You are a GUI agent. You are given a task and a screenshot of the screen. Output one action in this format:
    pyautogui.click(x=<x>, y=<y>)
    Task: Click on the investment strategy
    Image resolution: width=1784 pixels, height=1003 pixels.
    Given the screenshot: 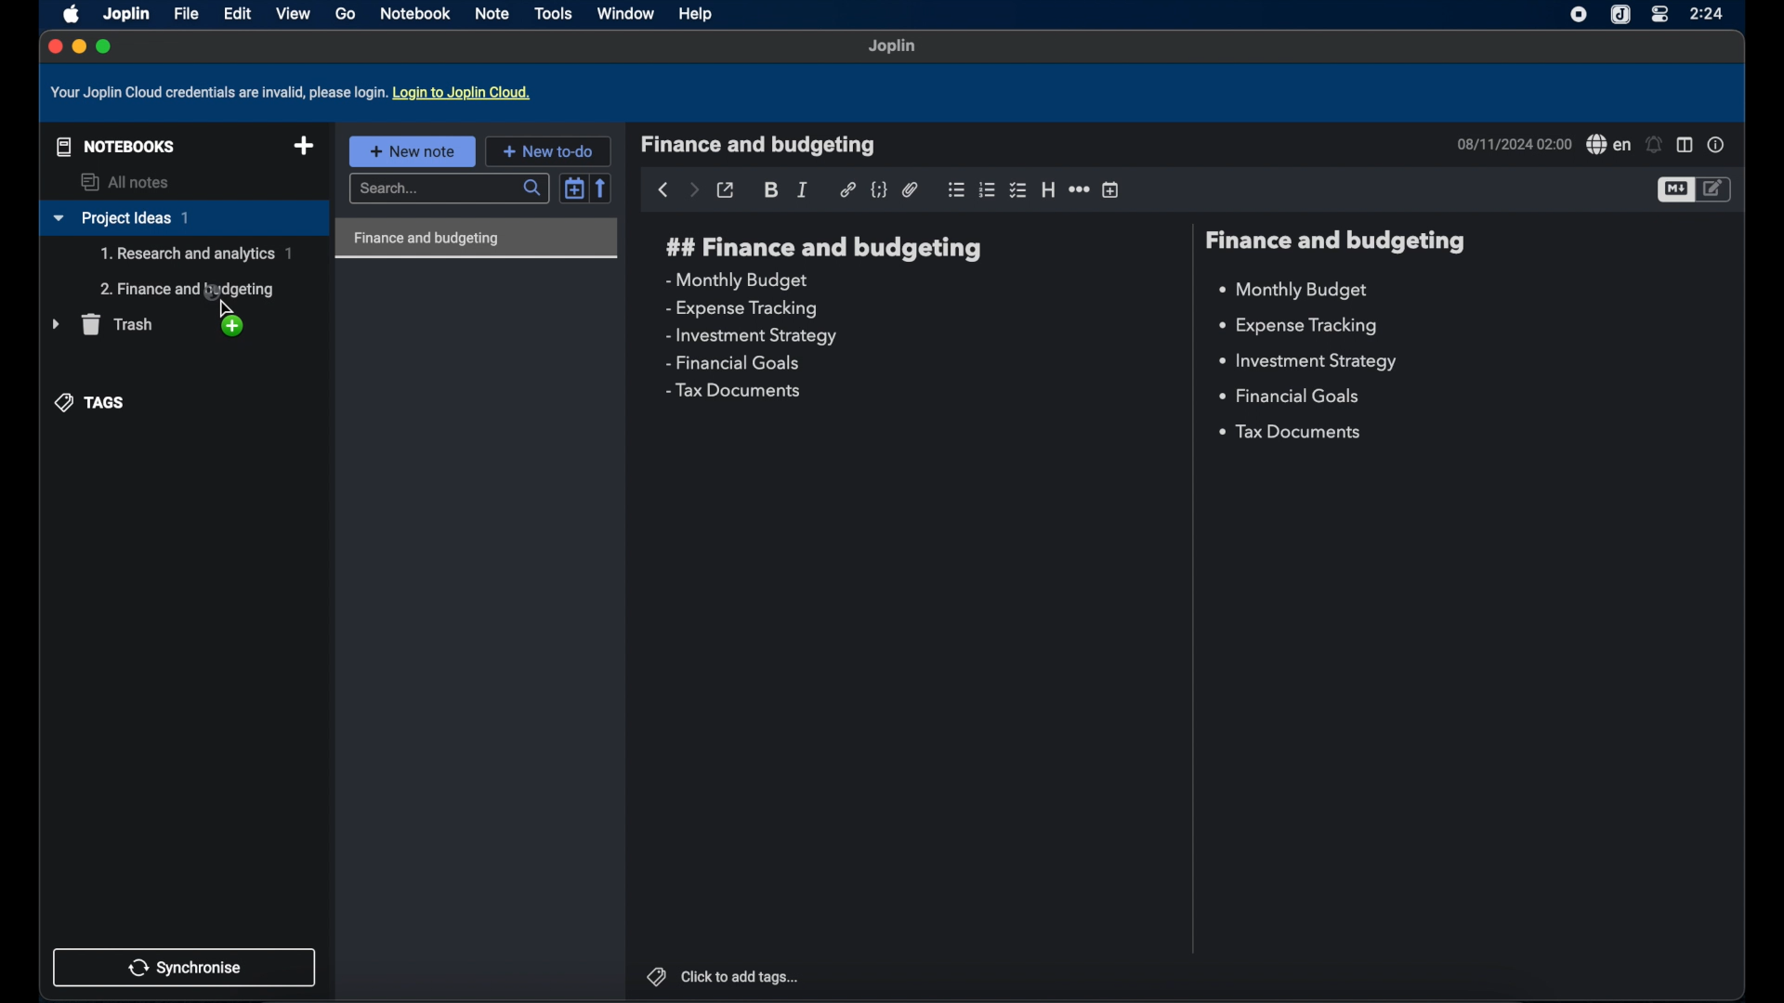 What is the action you would take?
    pyautogui.click(x=753, y=336)
    